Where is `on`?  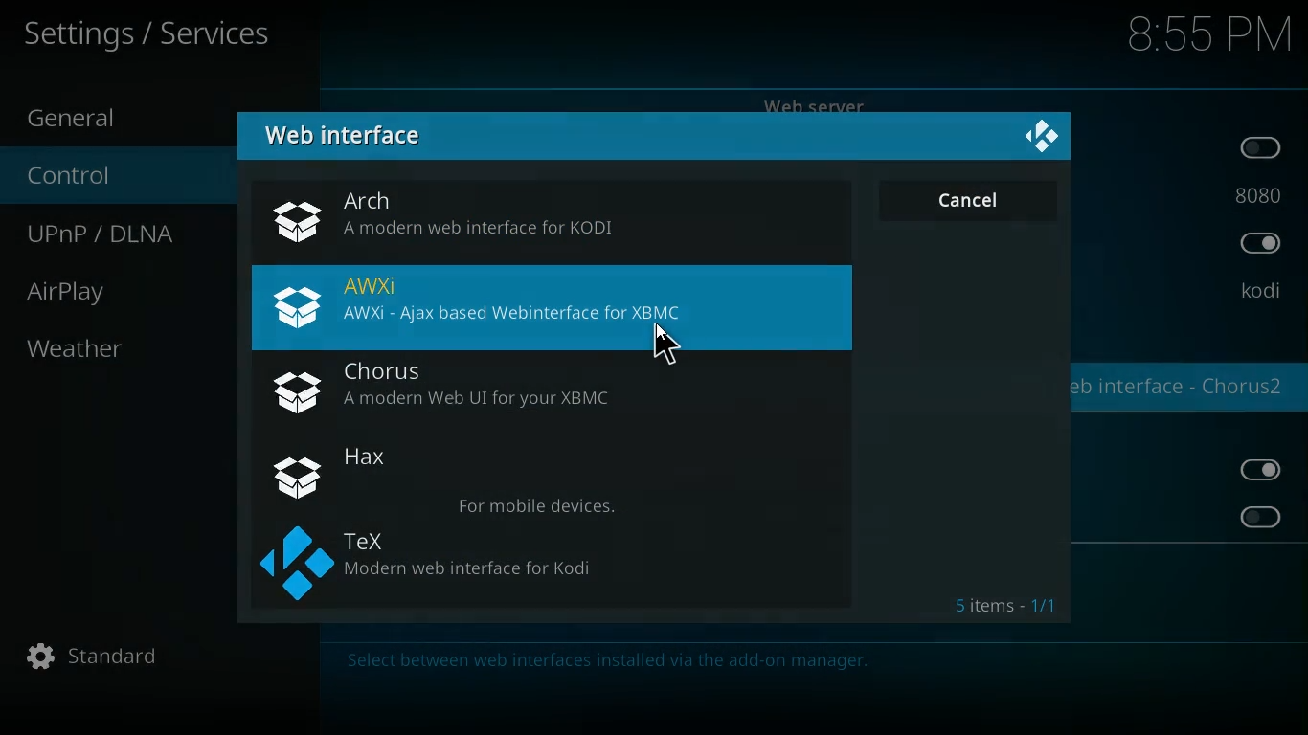
on is located at coordinates (1267, 470).